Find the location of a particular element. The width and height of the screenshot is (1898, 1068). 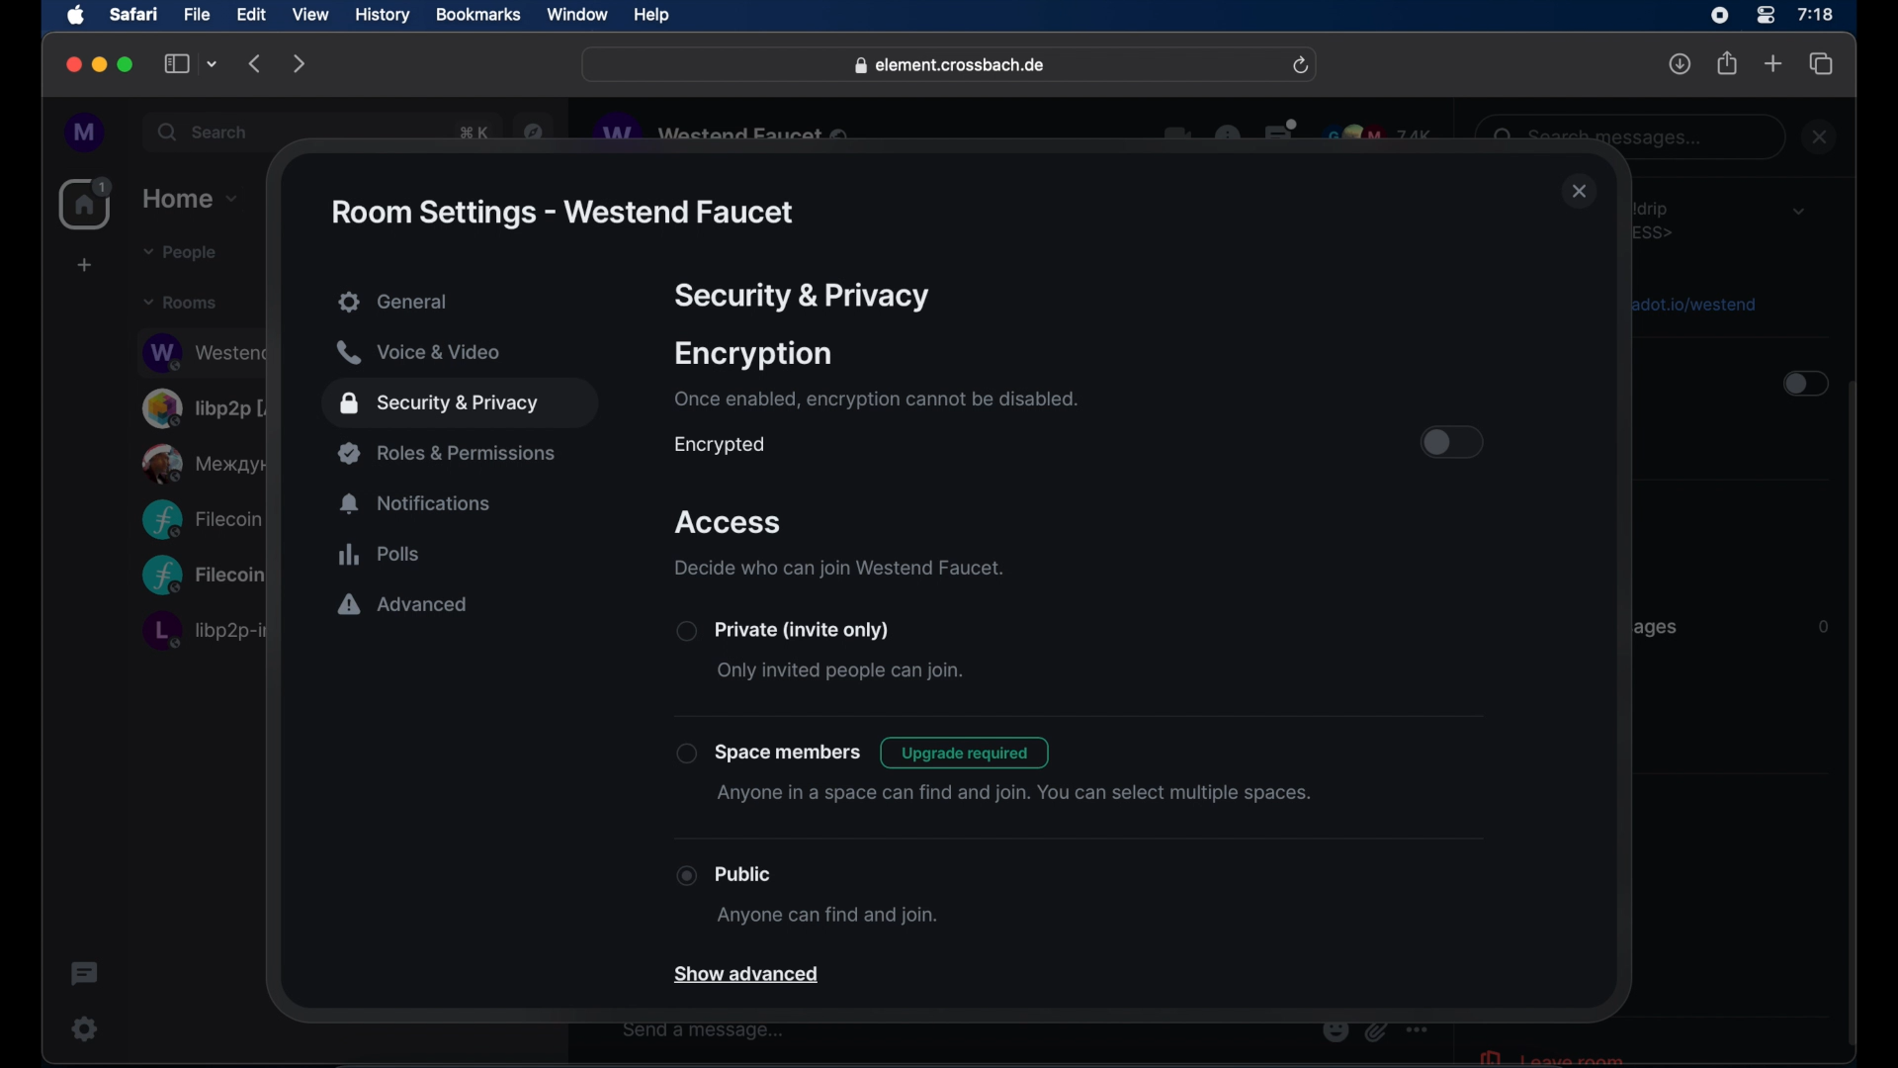

toggle button is located at coordinates (1803, 386).